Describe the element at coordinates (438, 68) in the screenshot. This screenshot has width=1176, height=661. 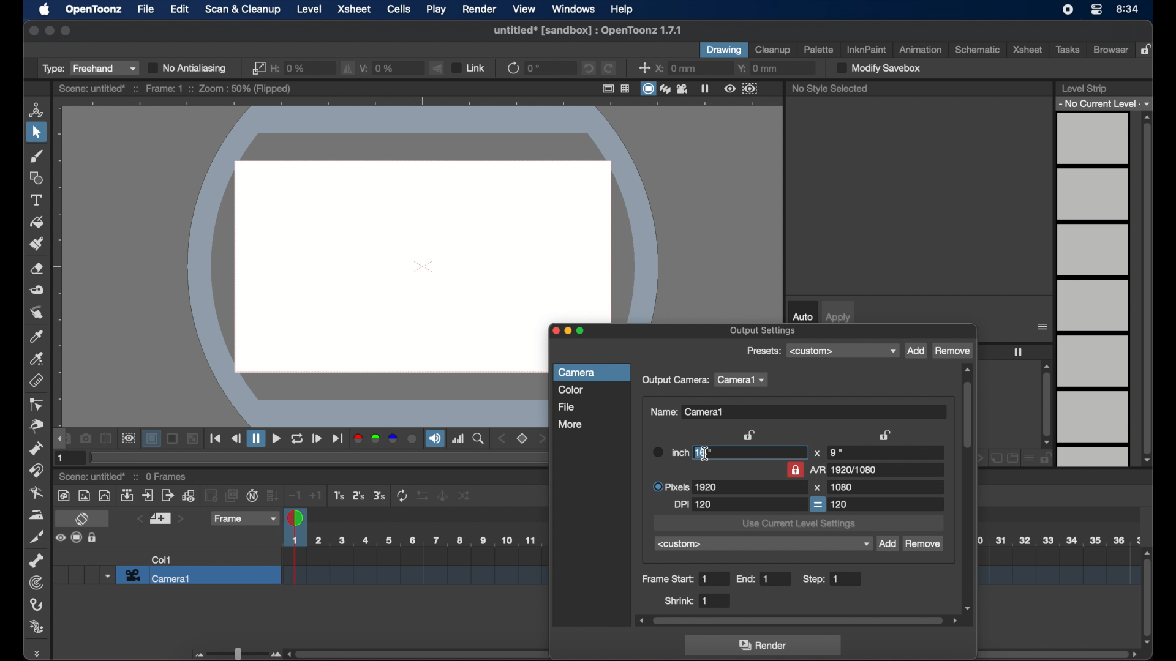
I see `flip vertically` at that location.